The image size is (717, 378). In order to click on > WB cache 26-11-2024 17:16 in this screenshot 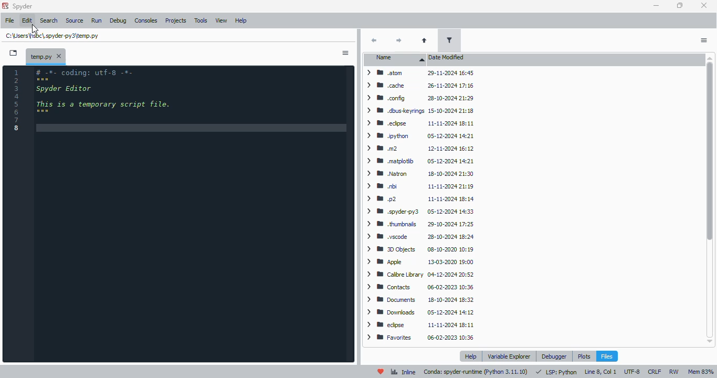, I will do `click(420, 86)`.